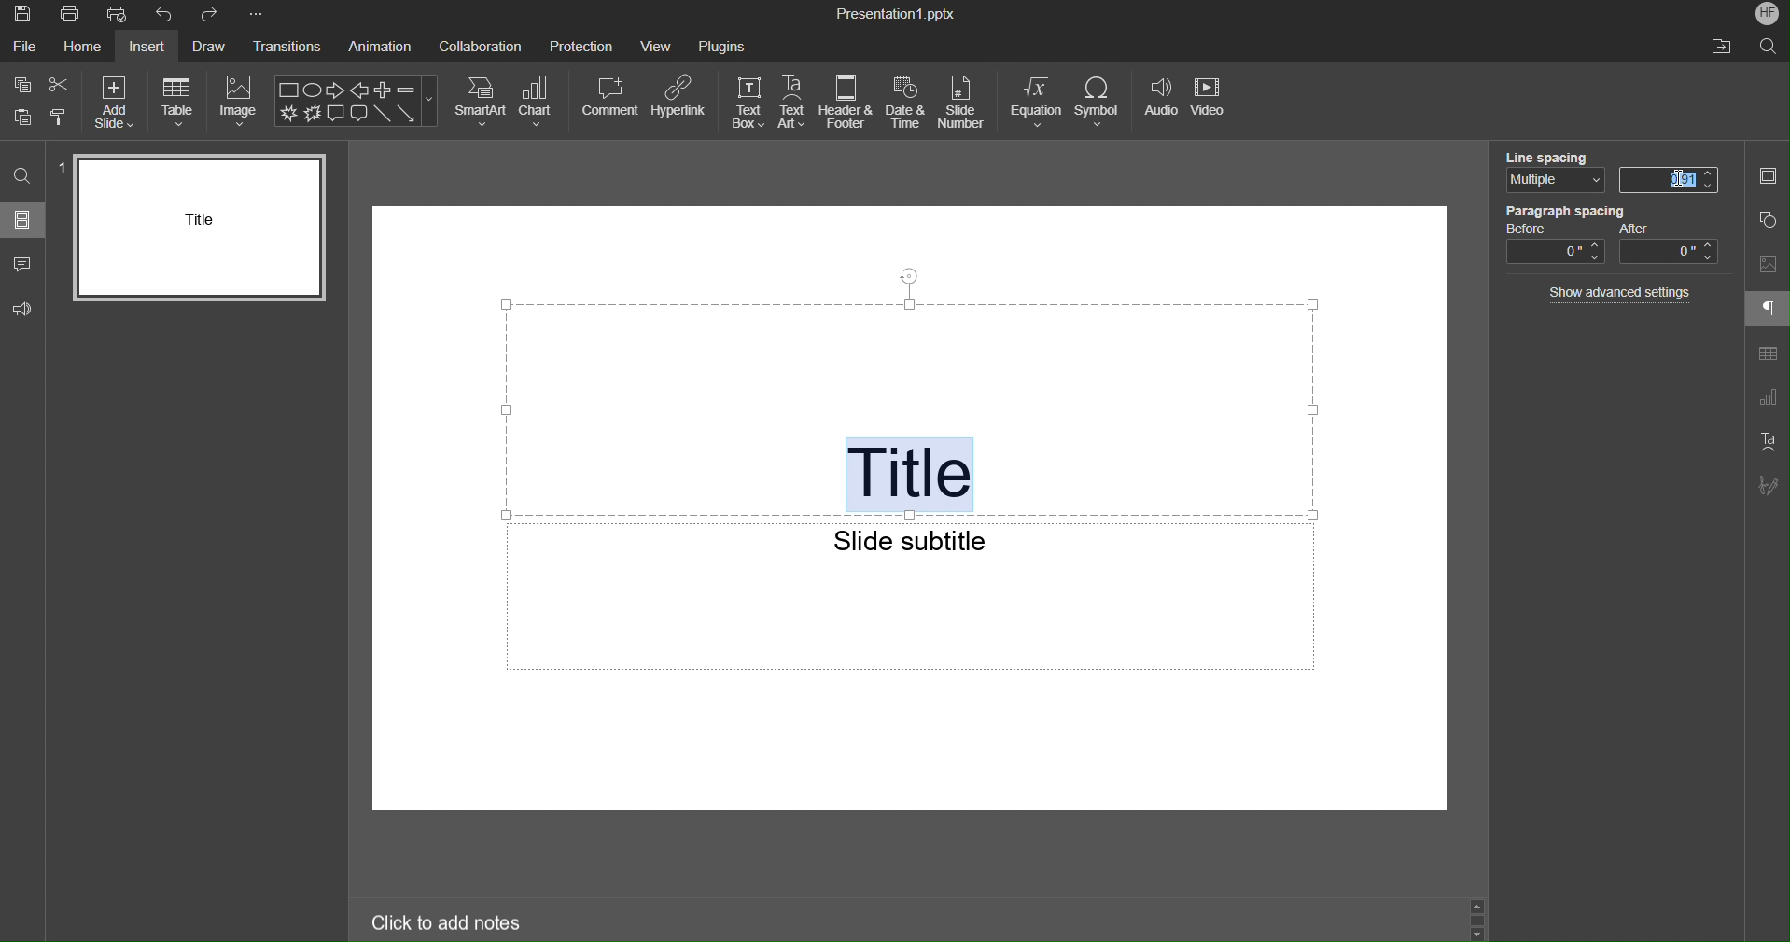 This screenshot has width=1790, height=942. I want to click on Add Slide, so click(118, 100).